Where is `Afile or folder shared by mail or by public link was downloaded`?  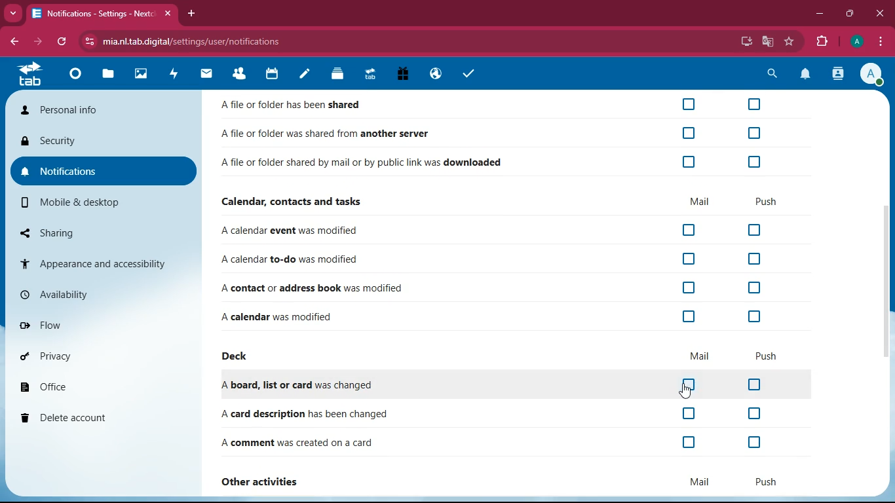
Afile or folder shared by mail or by public link was downloaded is located at coordinates (362, 160).